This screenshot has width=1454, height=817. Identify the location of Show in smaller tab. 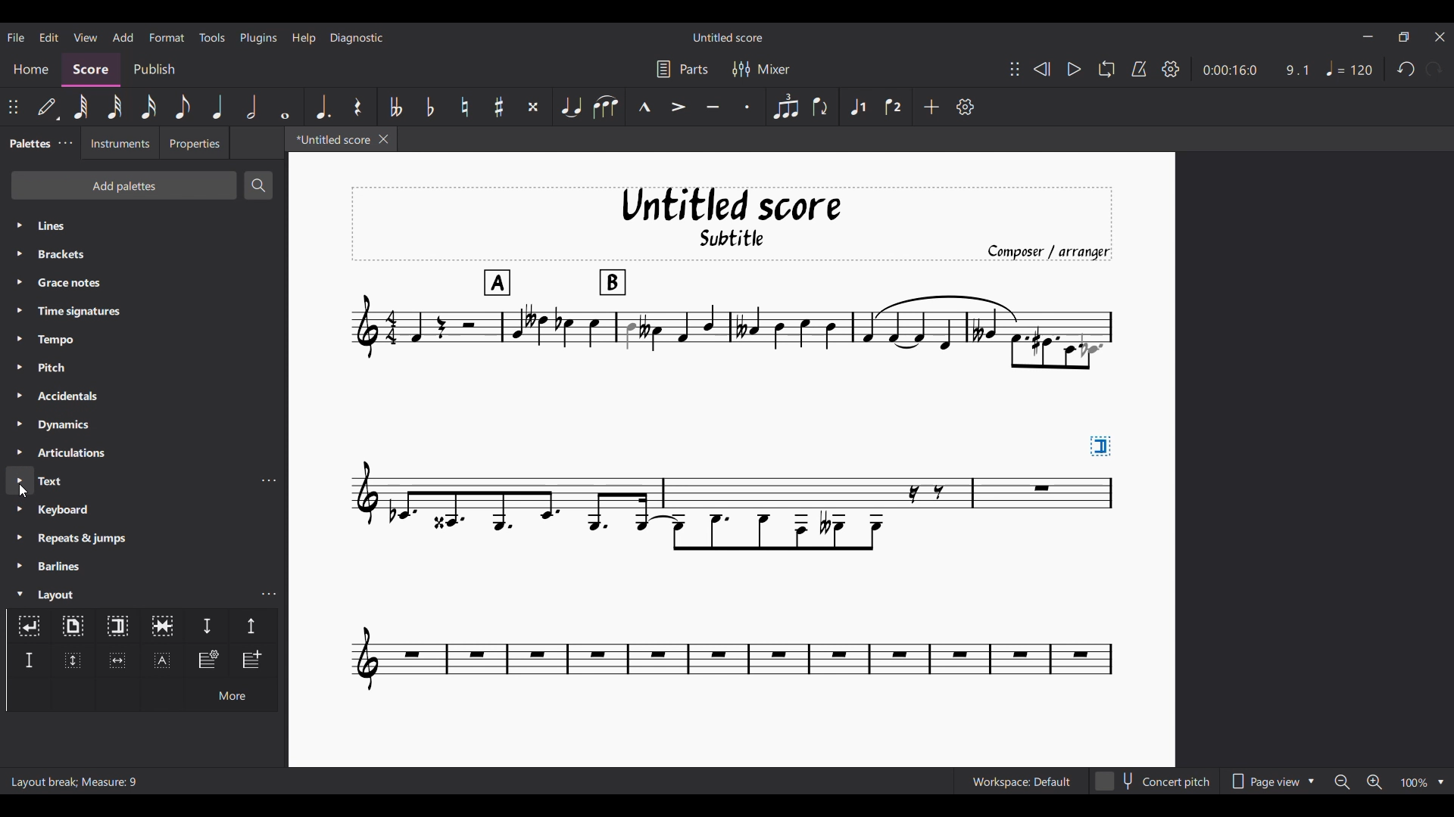
(1403, 37).